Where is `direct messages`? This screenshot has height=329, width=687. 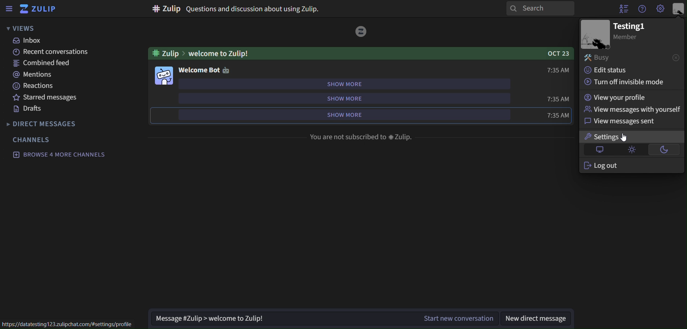 direct messages is located at coordinates (43, 125).